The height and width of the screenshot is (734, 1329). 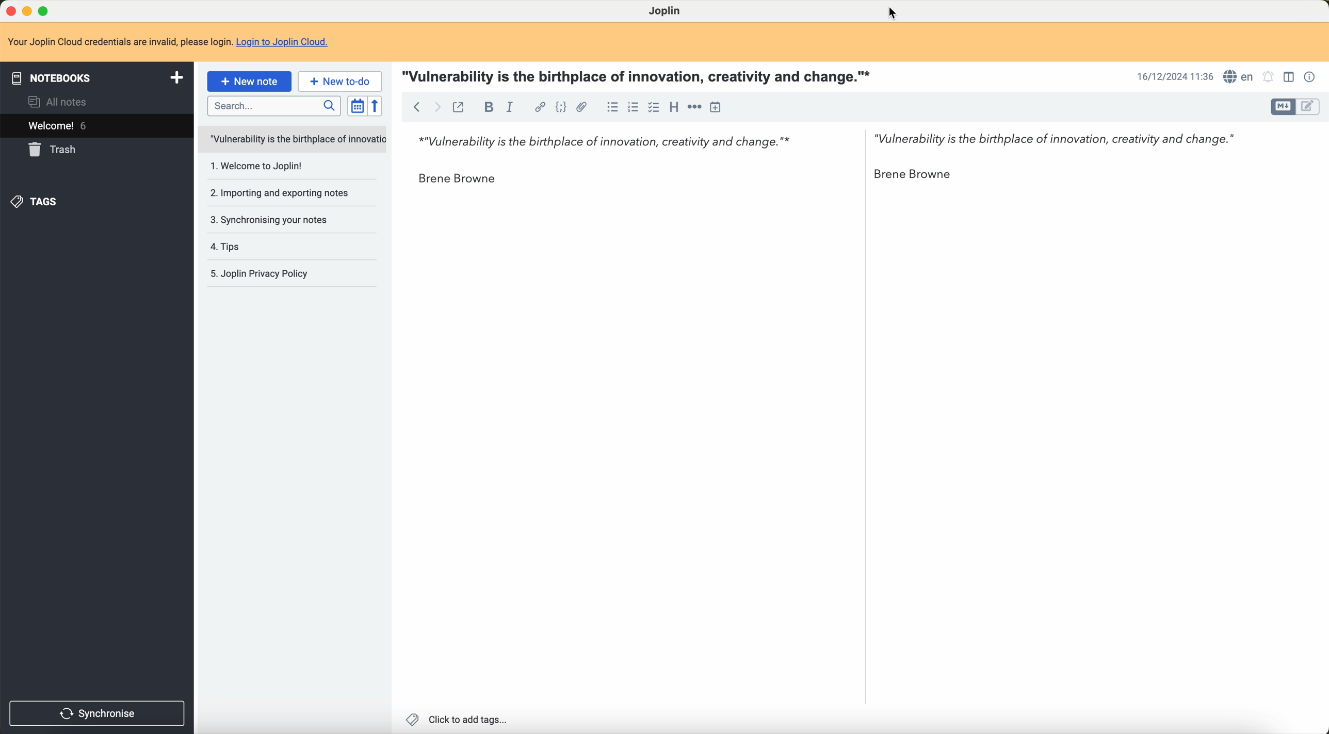 I want to click on new to-do, so click(x=339, y=82).